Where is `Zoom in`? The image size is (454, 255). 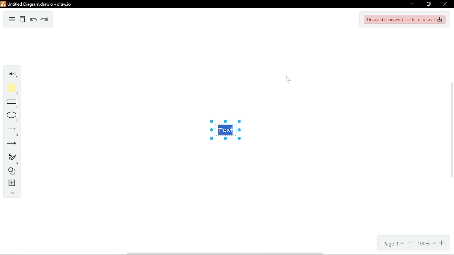 Zoom in is located at coordinates (442, 243).